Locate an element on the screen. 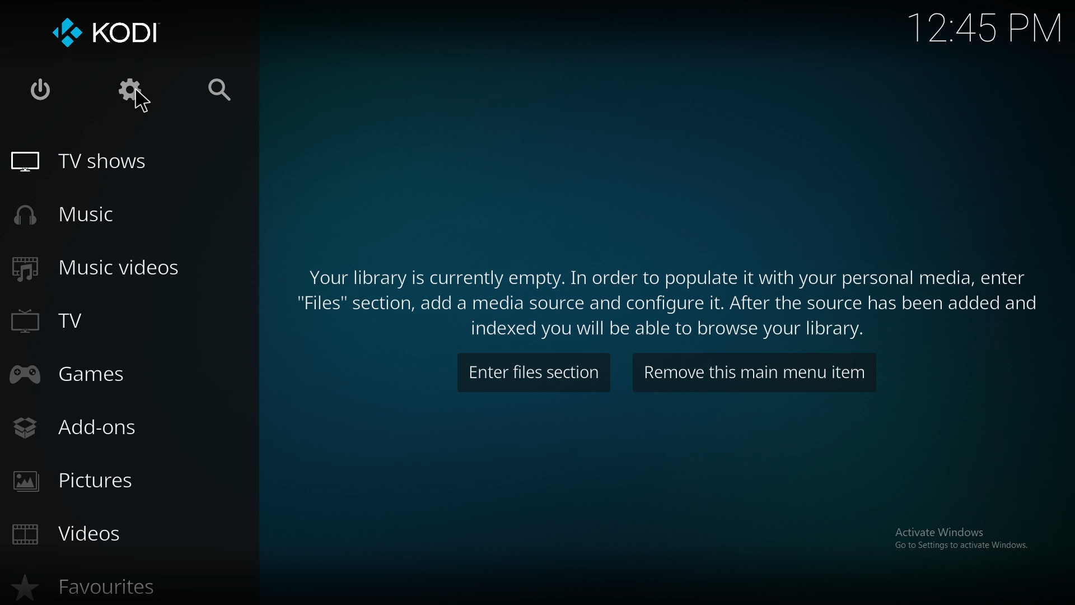 This screenshot has width=1075, height=605. videos is located at coordinates (85, 534).